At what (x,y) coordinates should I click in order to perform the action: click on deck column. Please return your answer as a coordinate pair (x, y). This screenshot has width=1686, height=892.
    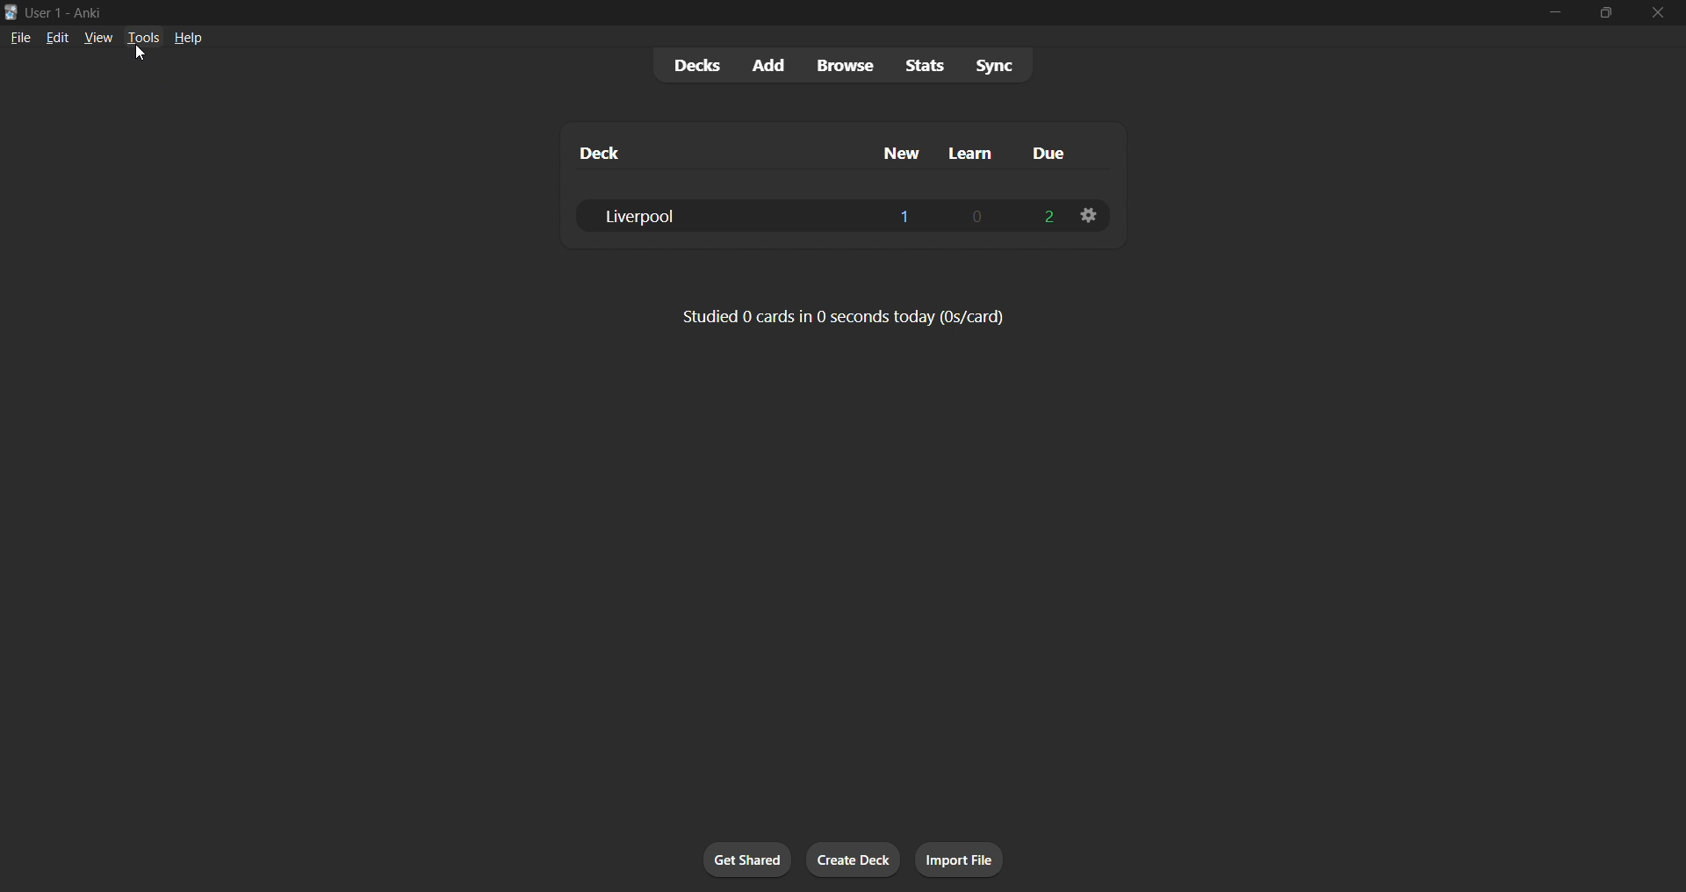
    Looking at the image, I should click on (702, 152).